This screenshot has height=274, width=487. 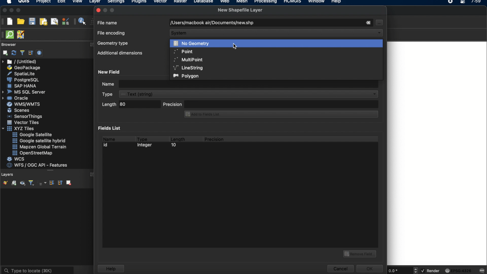 What do you see at coordinates (21, 35) in the screenshot?
I see `JOSM remote` at bounding box center [21, 35].